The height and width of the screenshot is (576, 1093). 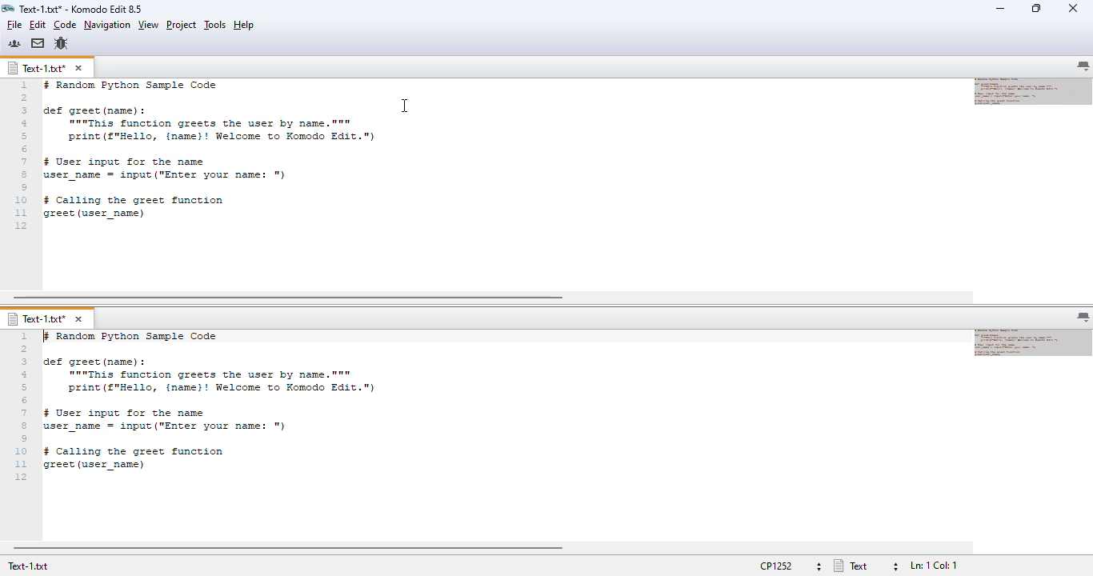 What do you see at coordinates (245, 25) in the screenshot?
I see `help` at bounding box center [245, 25].